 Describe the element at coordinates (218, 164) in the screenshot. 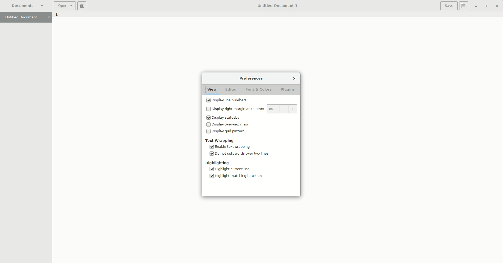

I see `Highlighting` at that location.